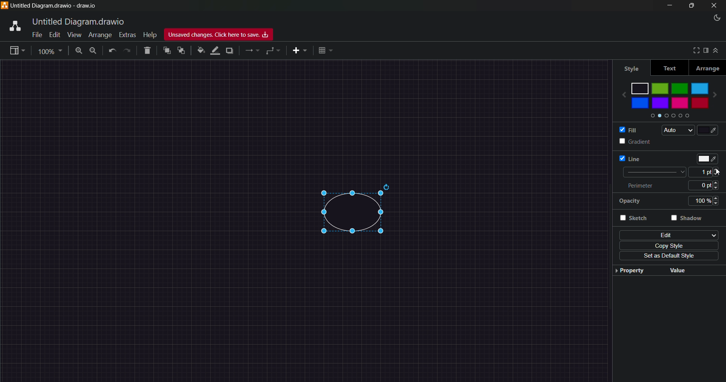 The height and width of the screenshot is (382, 726). What do you see at coordinates (717, 171) in the screenshot?
I see `cursor` at bounding box center [717, 171].